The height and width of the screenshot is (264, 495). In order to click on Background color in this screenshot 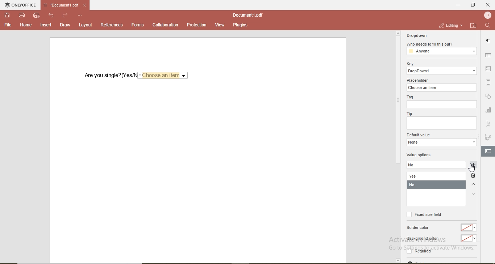, I will do `click(421, 238)`.